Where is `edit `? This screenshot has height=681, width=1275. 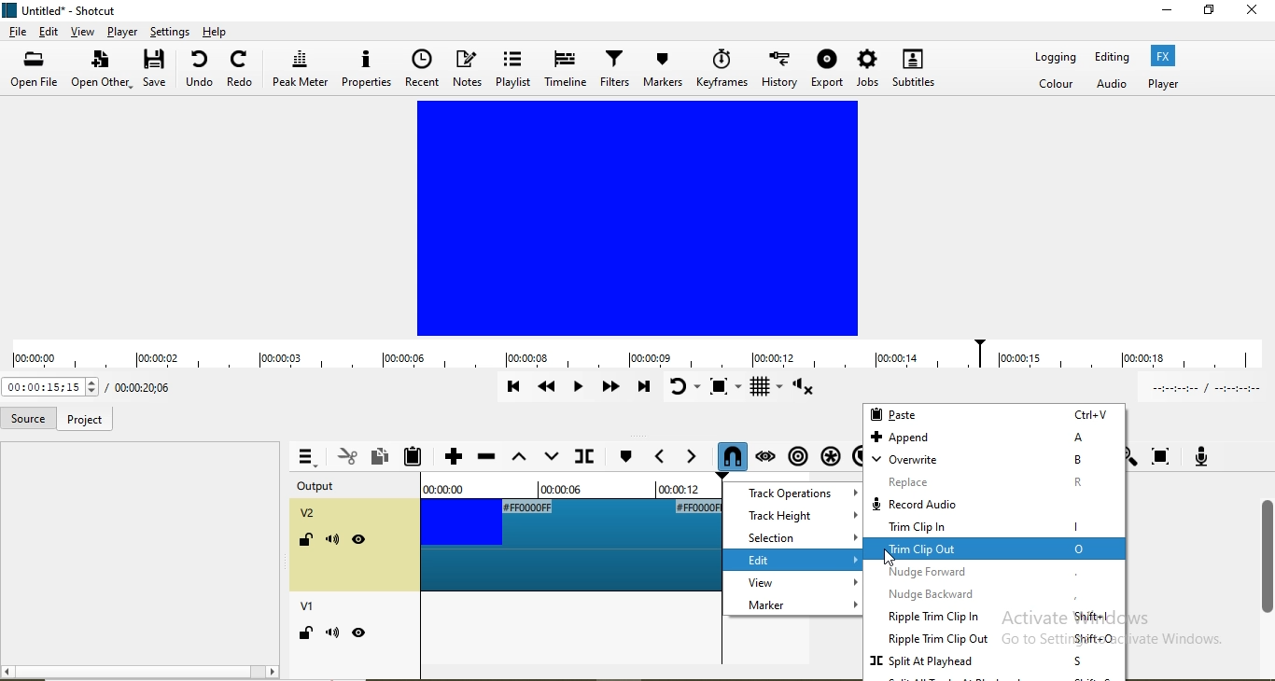 edit  is located at coordinates (49, 32).